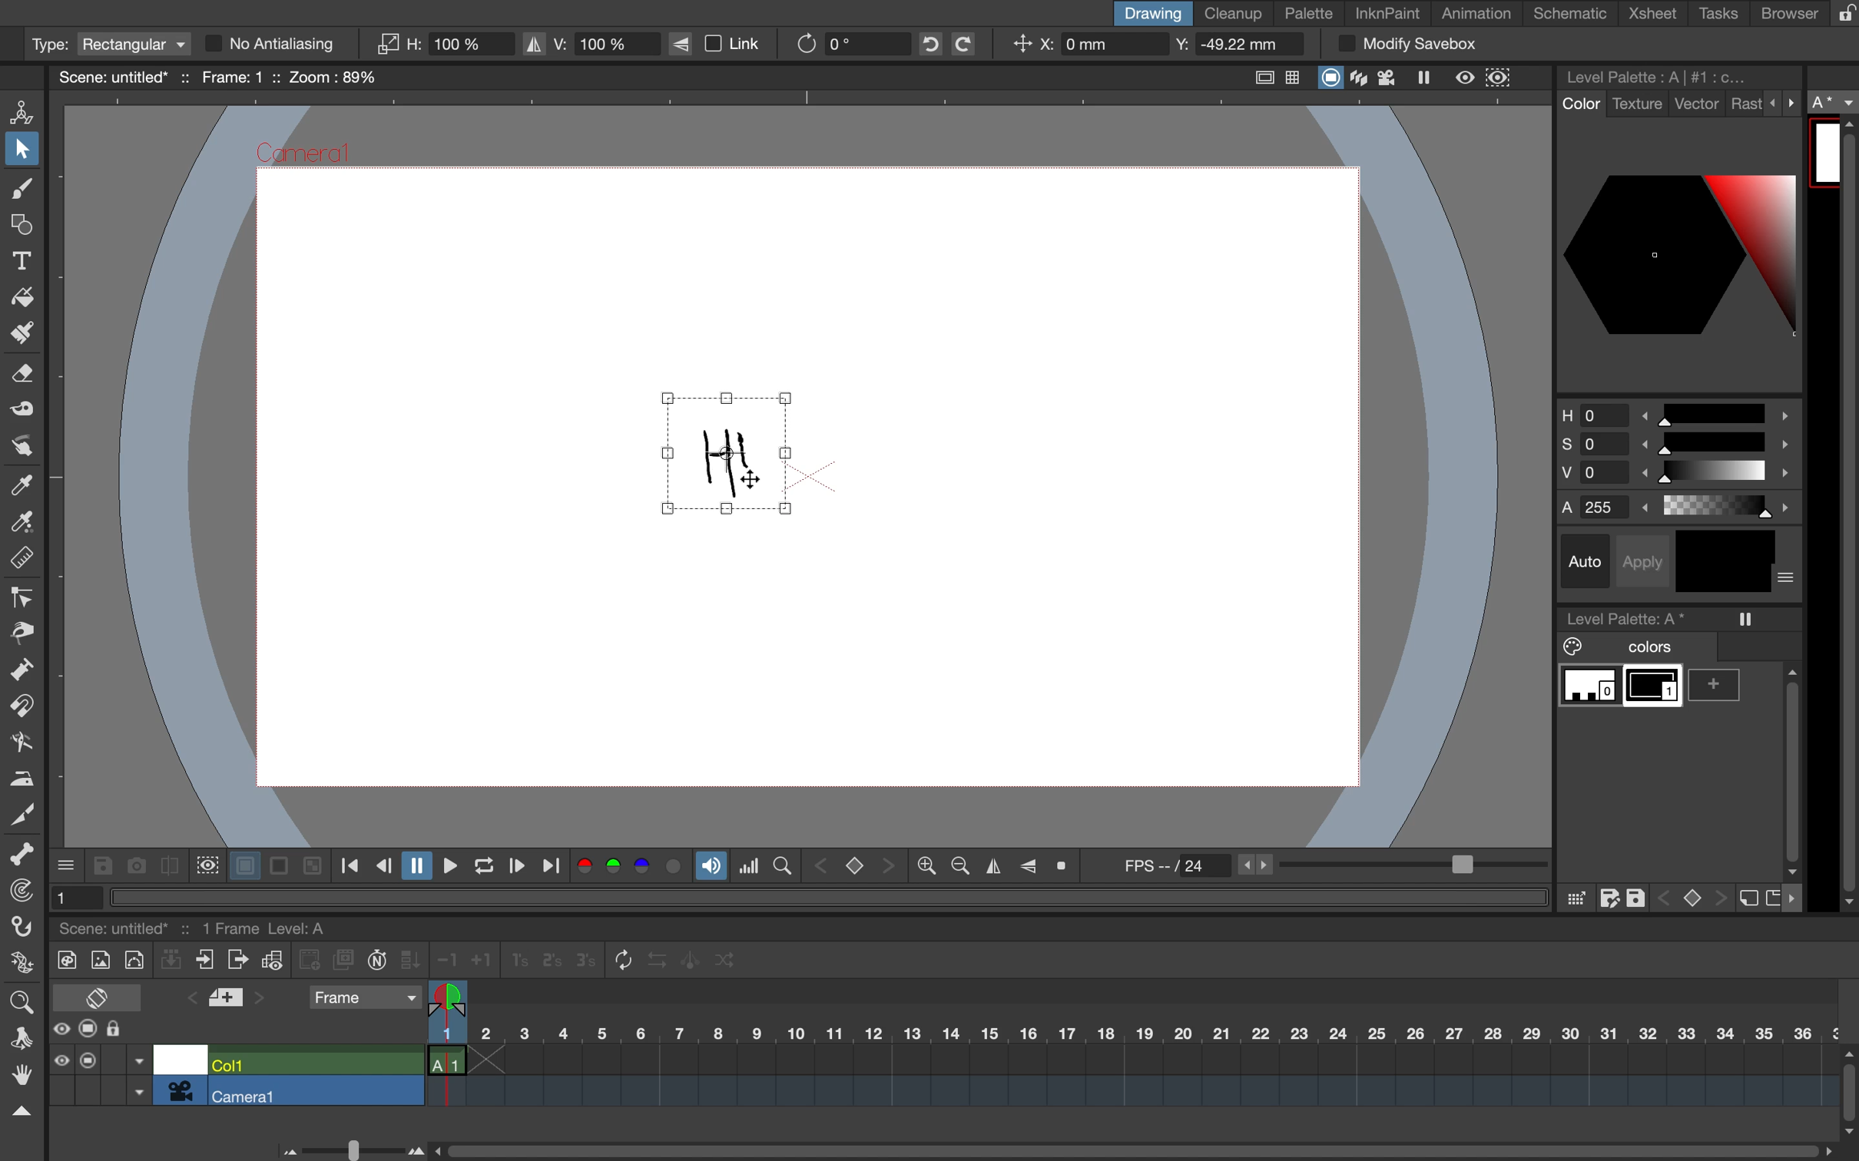 The height and width of the screenshot is (1161, 1859). What do you see at coordinates (1575, 899) in the screenshot?
I see `click and drag color palaette` at bounding box center [1575, 899].